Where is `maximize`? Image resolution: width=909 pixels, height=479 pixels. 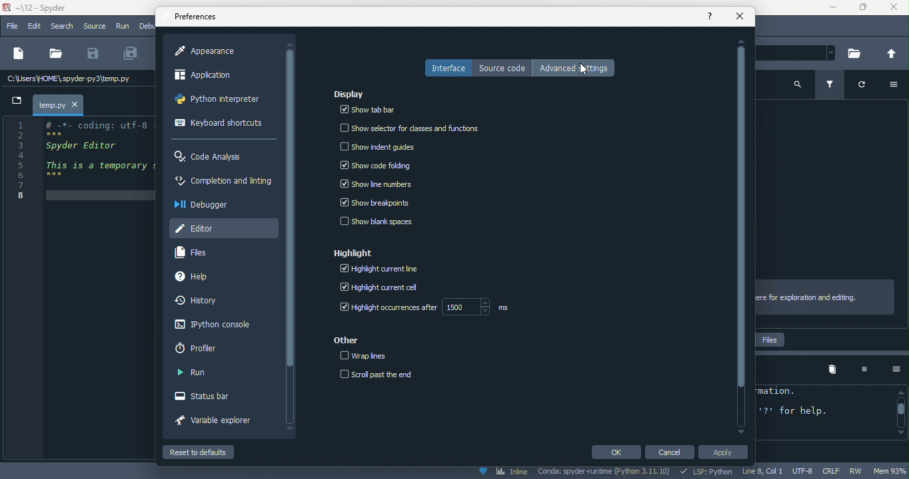 maximize is located at coordinates (862, 9).